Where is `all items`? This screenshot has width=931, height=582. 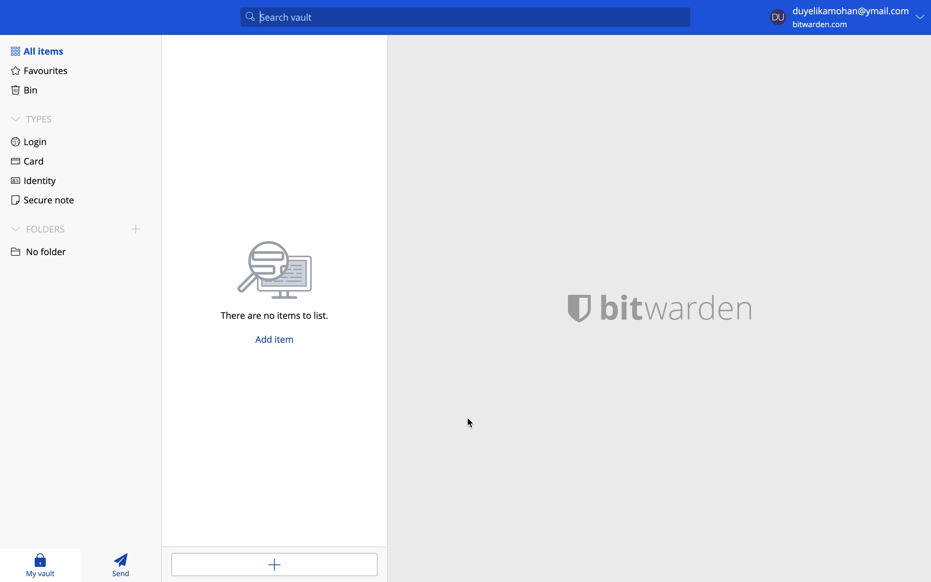 all items is located at coordinates (37, 51).